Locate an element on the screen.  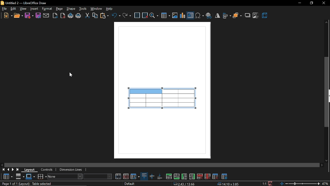
align center is located at coordinates (152, 176).